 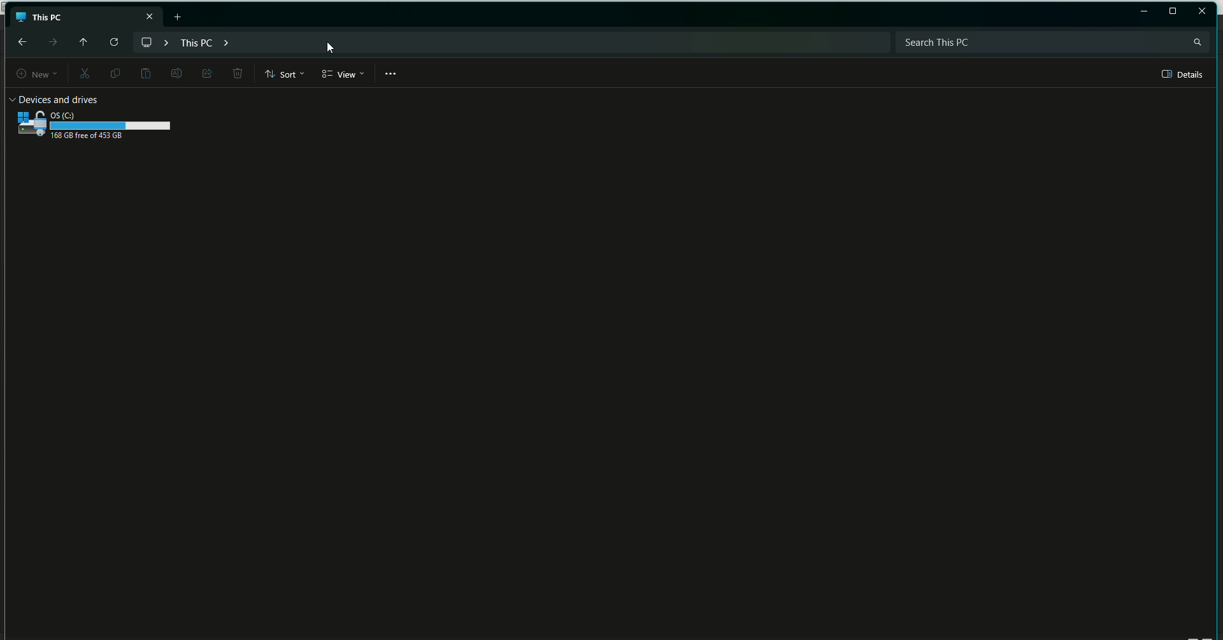 What do you see at coordinates (113, 73) in the screenshot?
I see `Copy` at bounding box center [113, 73].